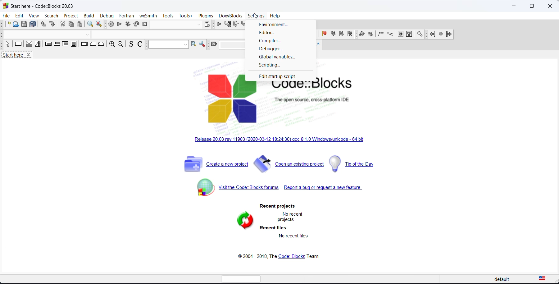 Image resolution: width=559 pixels, height=284 pixels. I want to click on step into, so click(243, 24).